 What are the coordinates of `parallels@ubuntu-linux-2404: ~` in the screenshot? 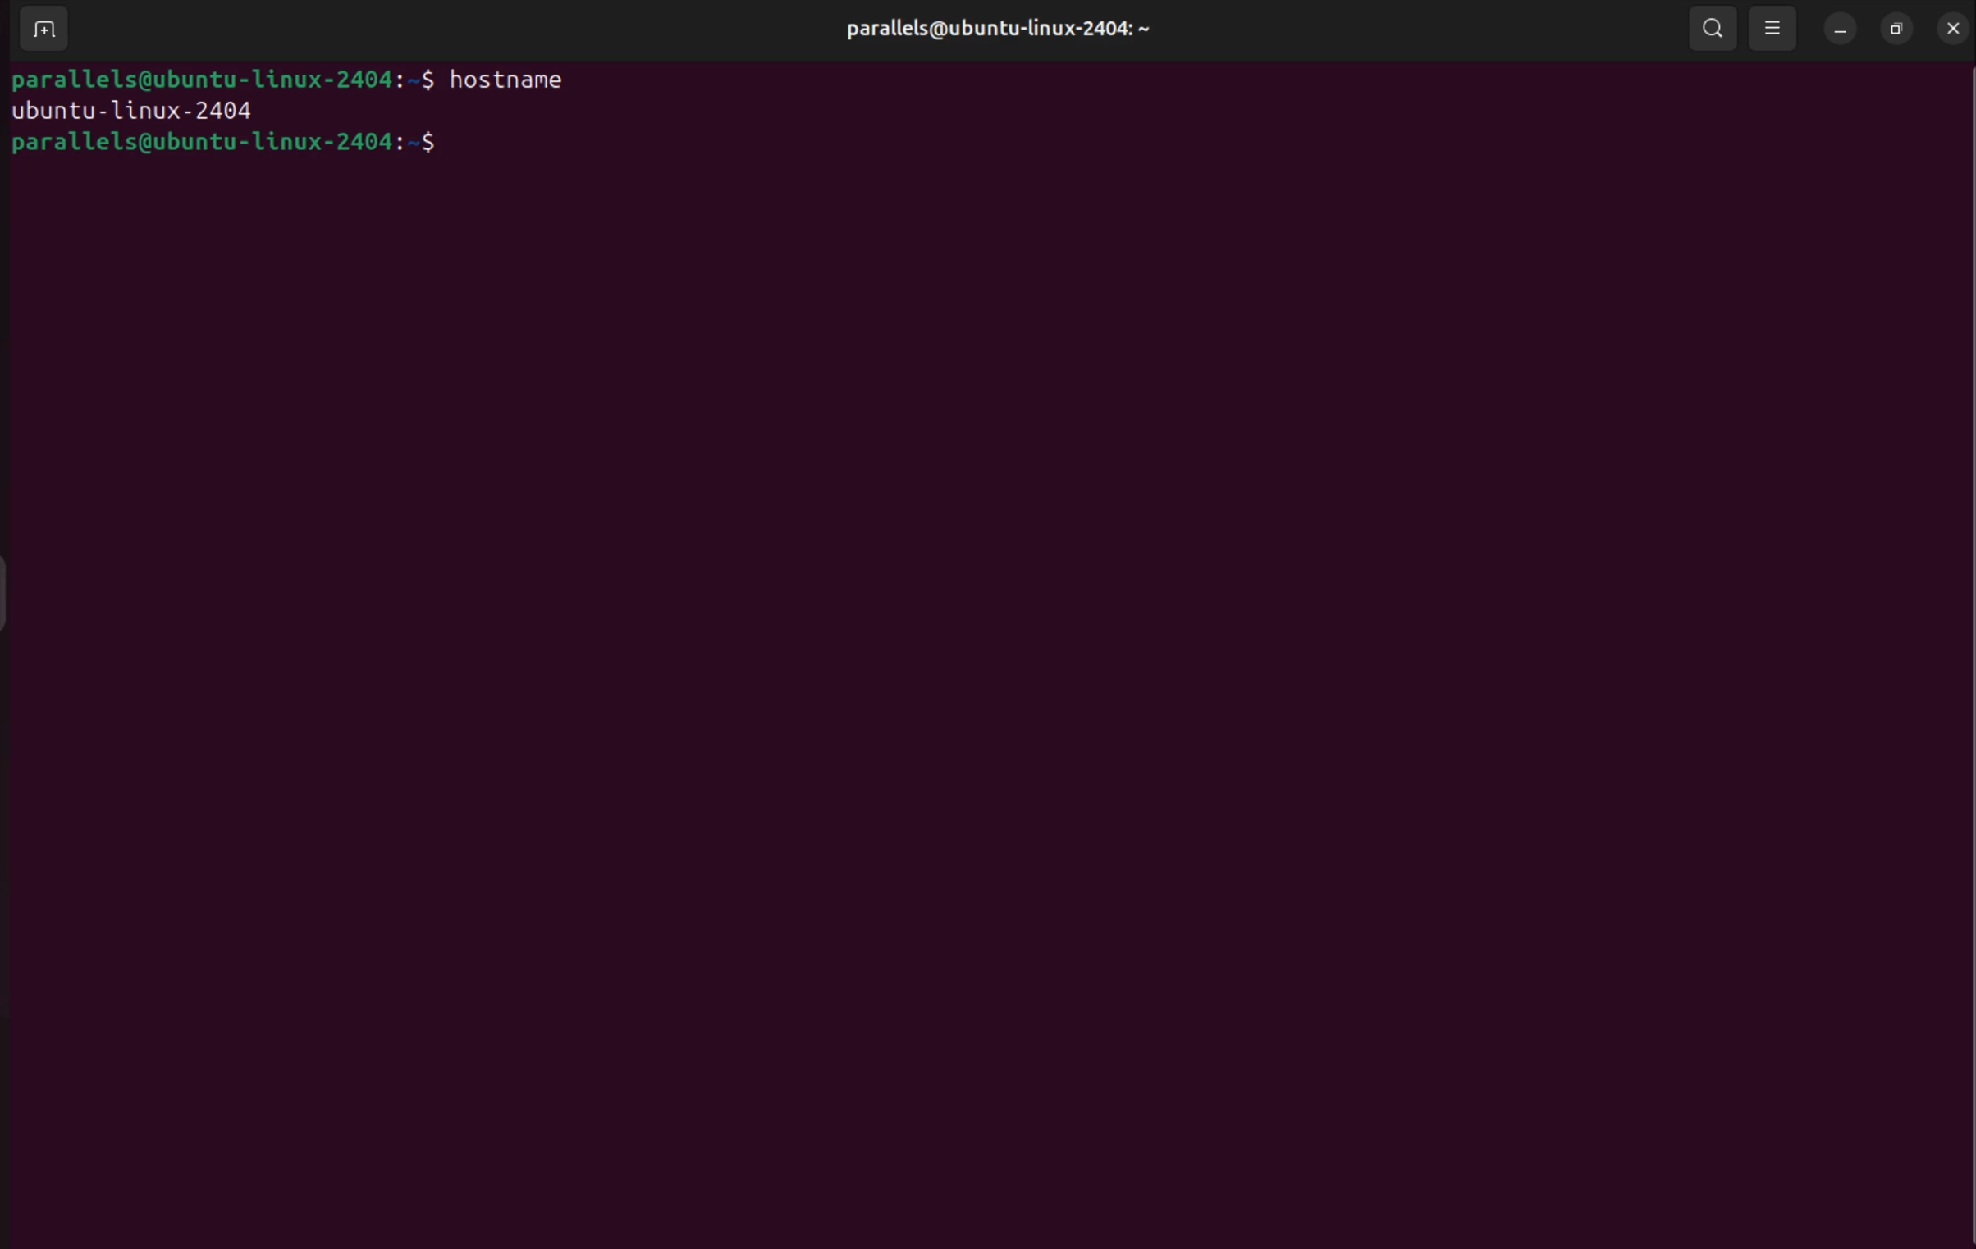 It's located at (1007, 38).